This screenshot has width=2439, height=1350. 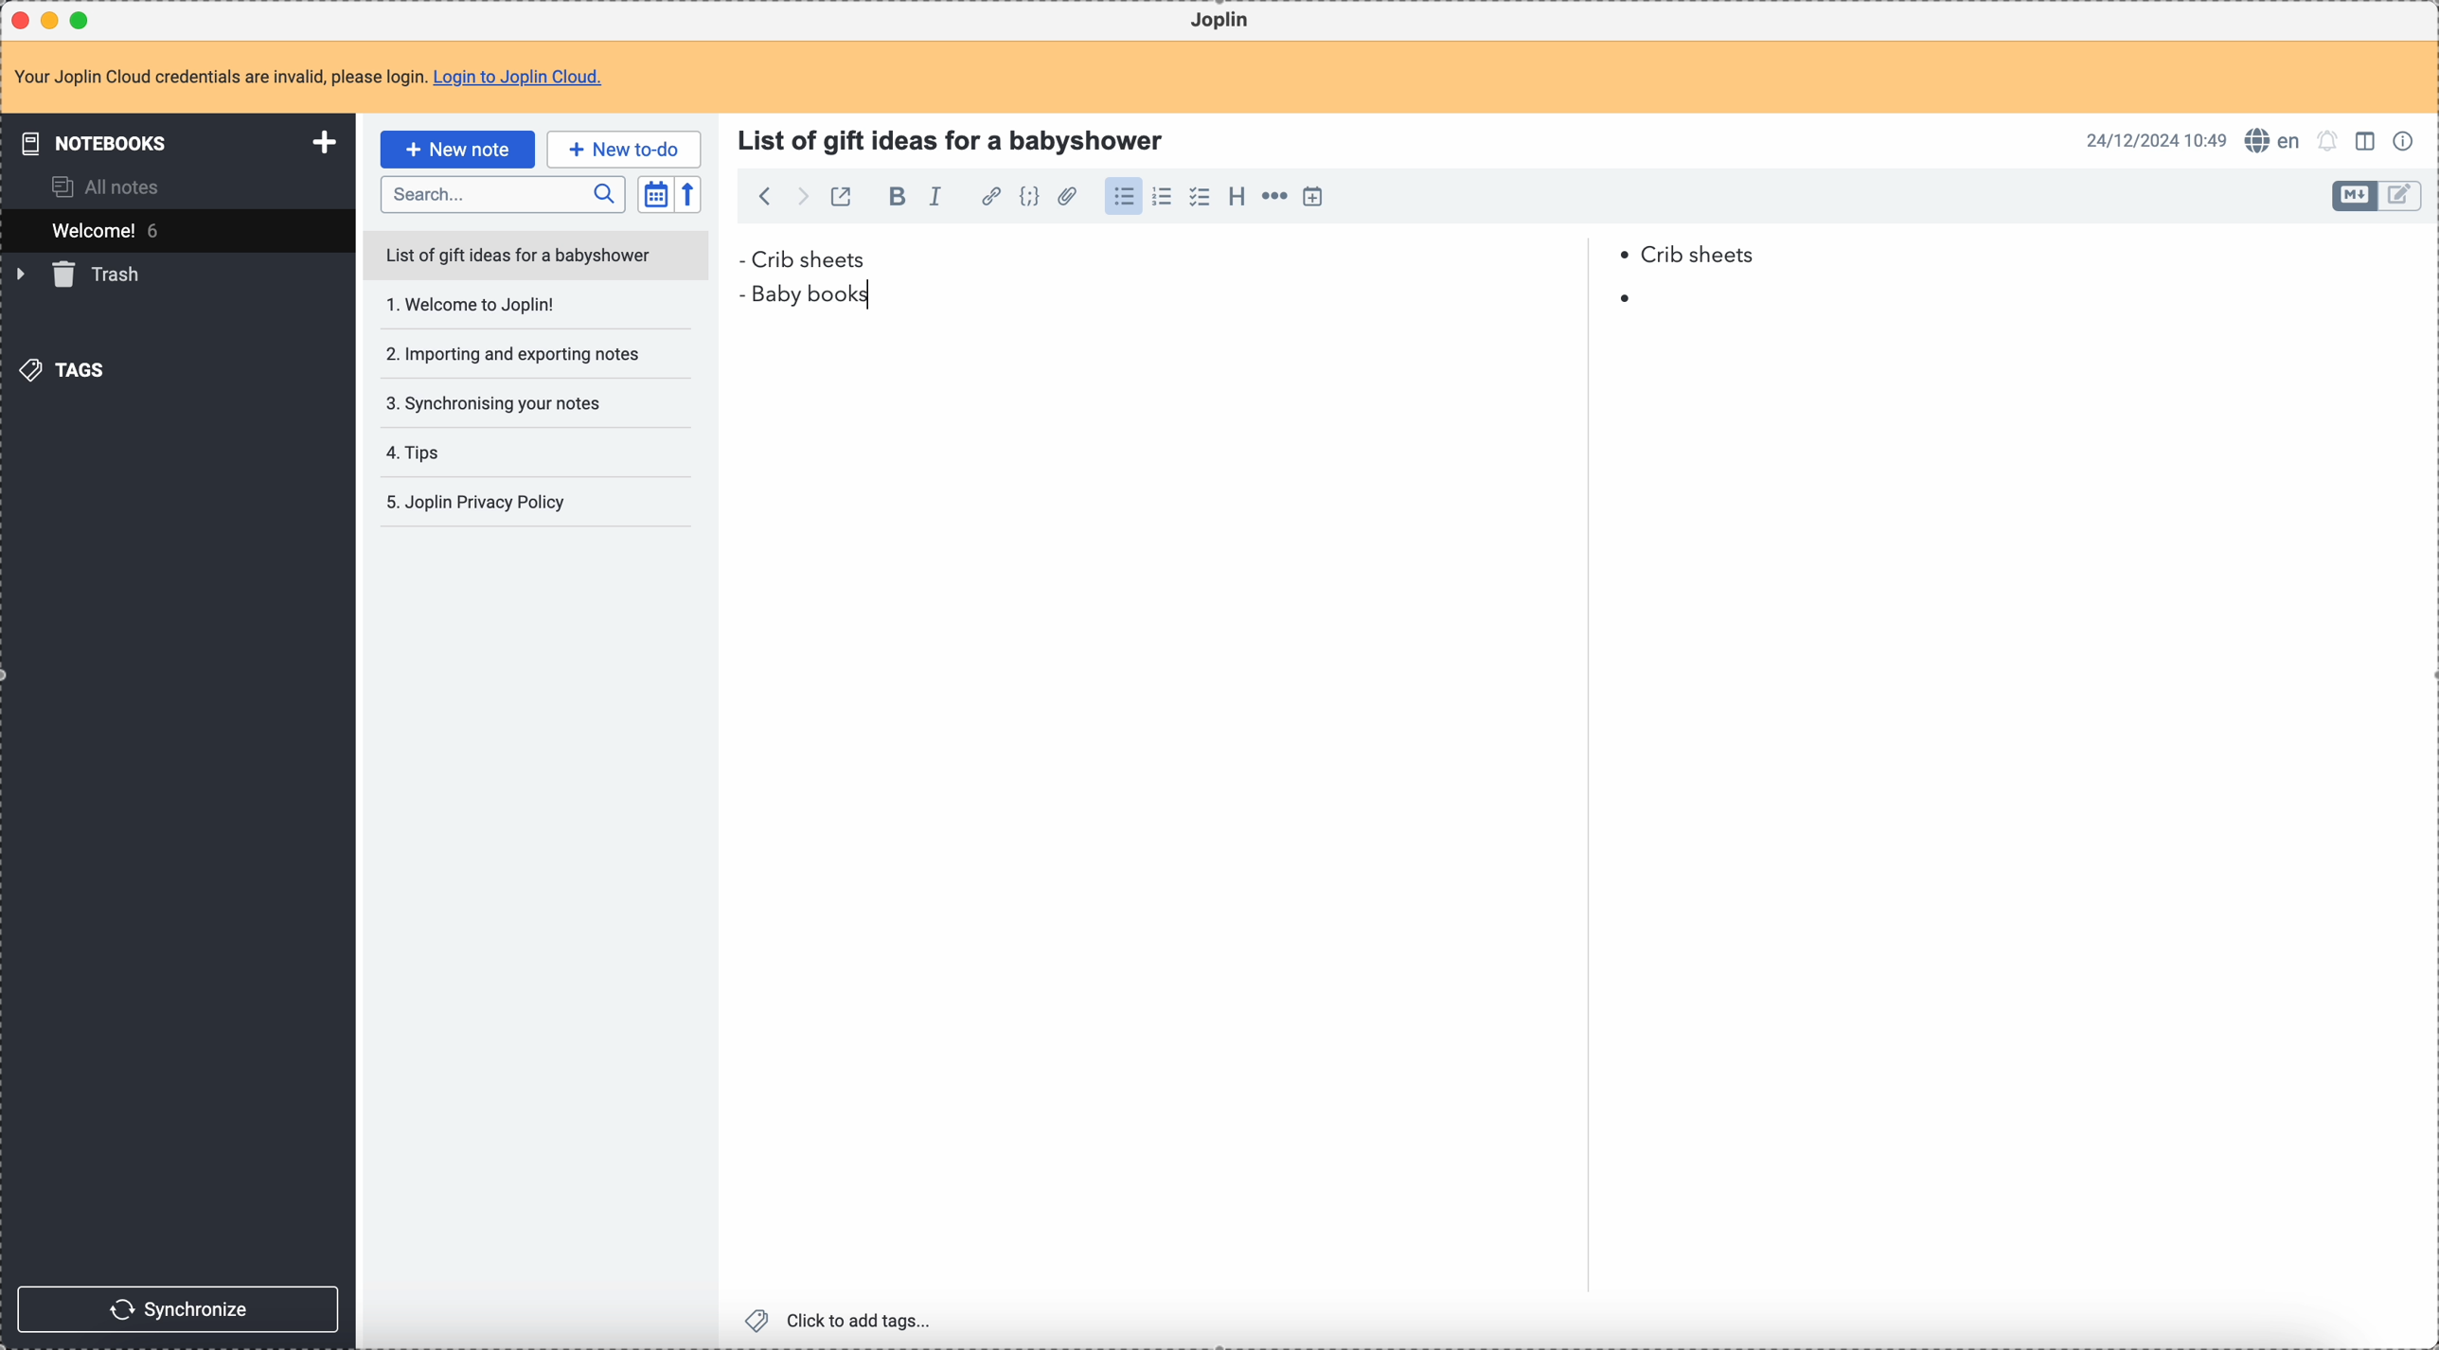 I want to click on Crib sheets, so click(x=1259, y=258).